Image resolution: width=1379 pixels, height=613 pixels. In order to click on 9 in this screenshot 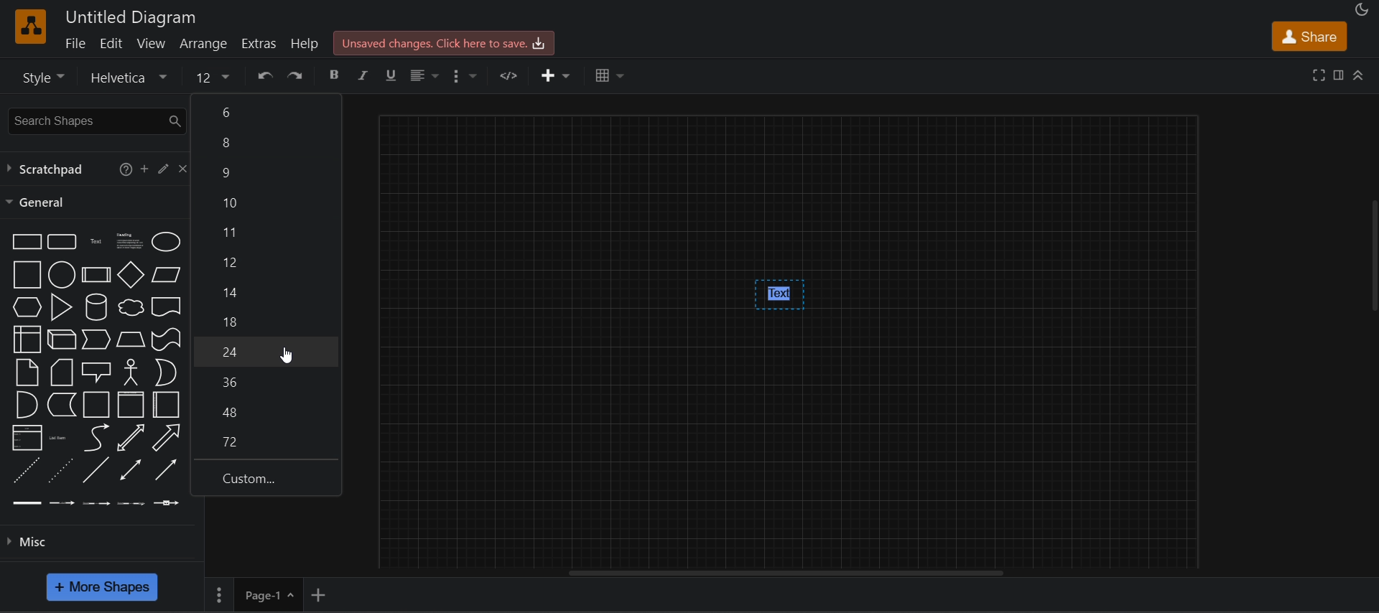, I will do `click(268, 174)`.